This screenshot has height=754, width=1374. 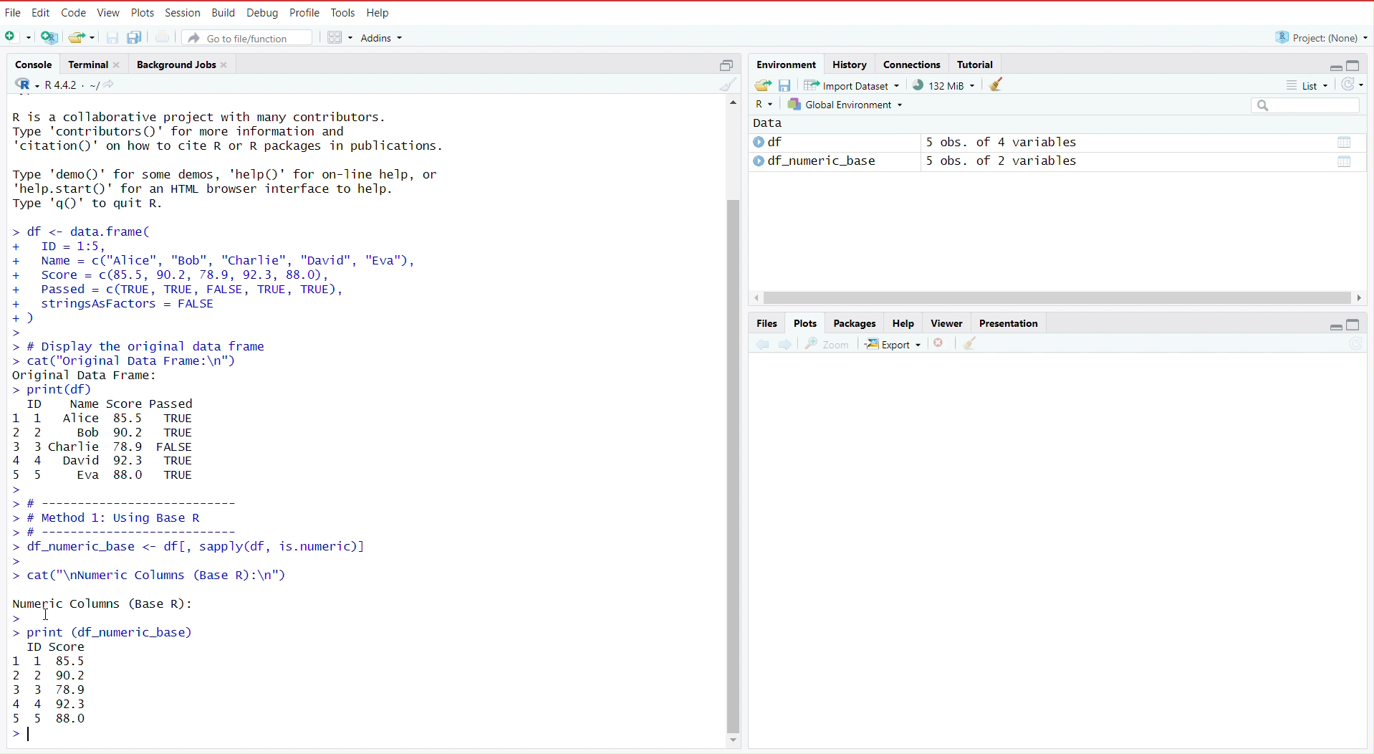 What do you see at coordinates (903, 322) in the screenshot?
I see `Help` at bounding box center [903, 322].